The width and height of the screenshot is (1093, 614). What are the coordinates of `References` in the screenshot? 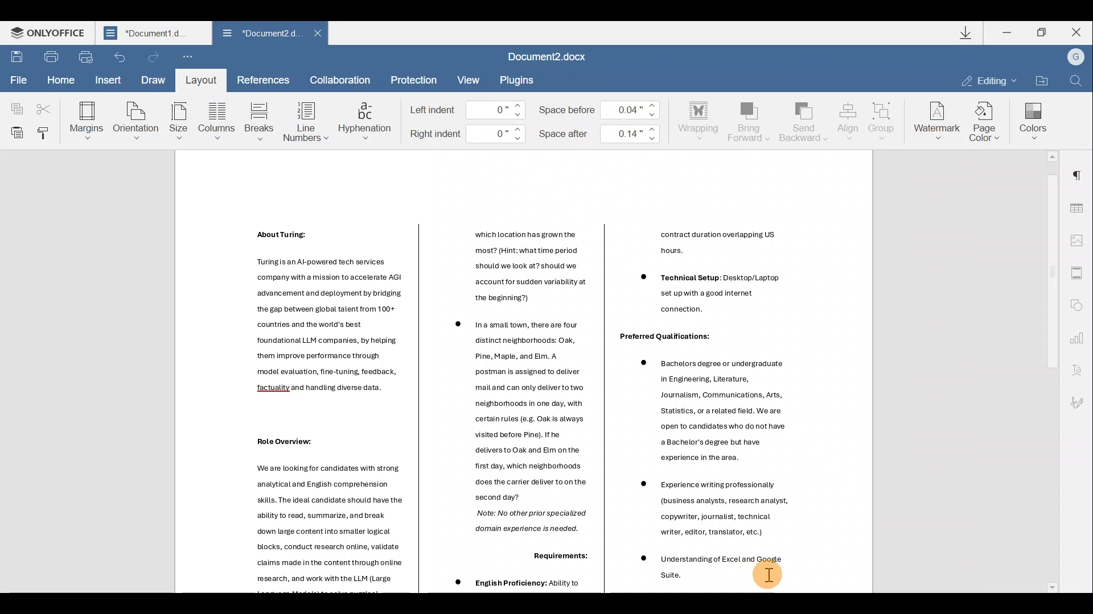 It's located at (264, 80).